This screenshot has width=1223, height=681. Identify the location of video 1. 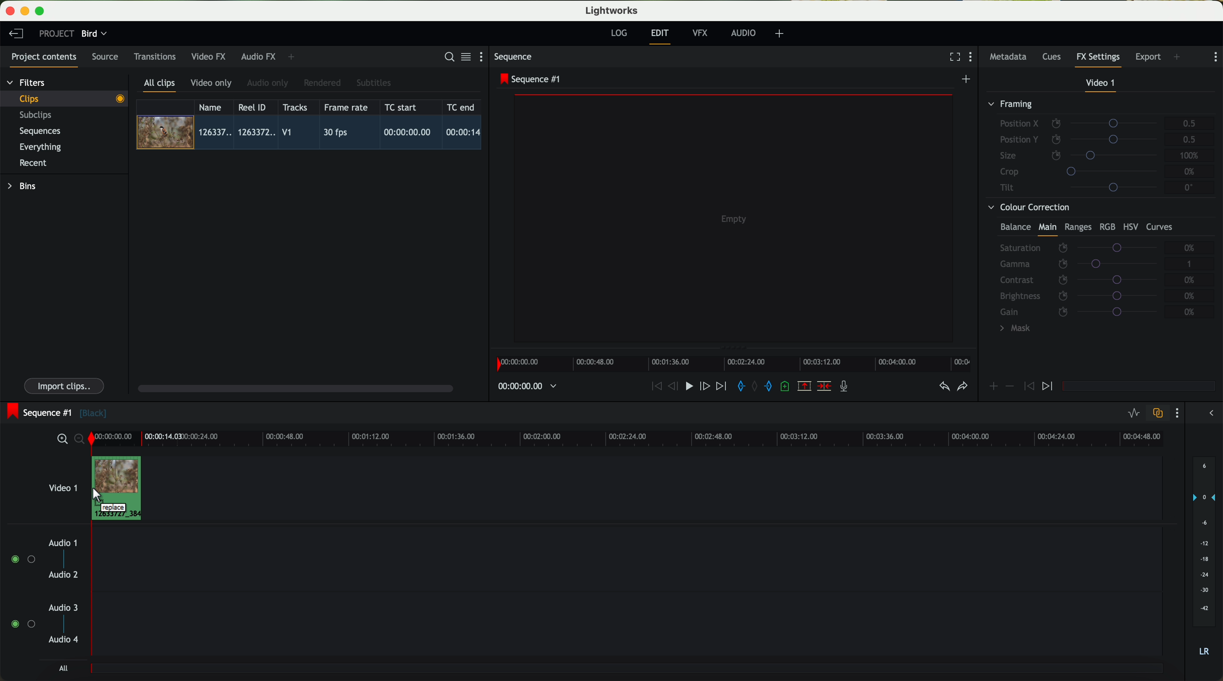
(1101, 85).